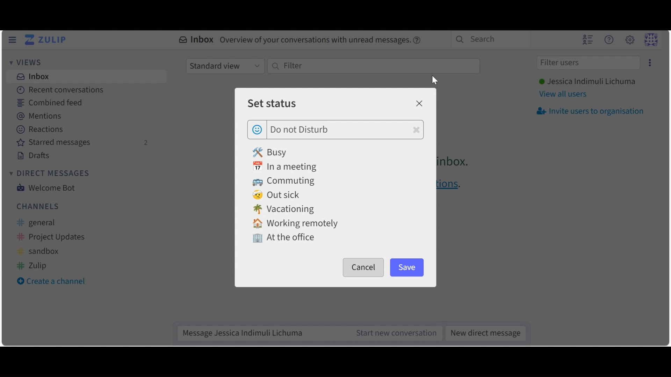 The image size is (671, 377). Describe the element at coordinates (43, 116) in the screenshot. I see `Mentions` at that location.